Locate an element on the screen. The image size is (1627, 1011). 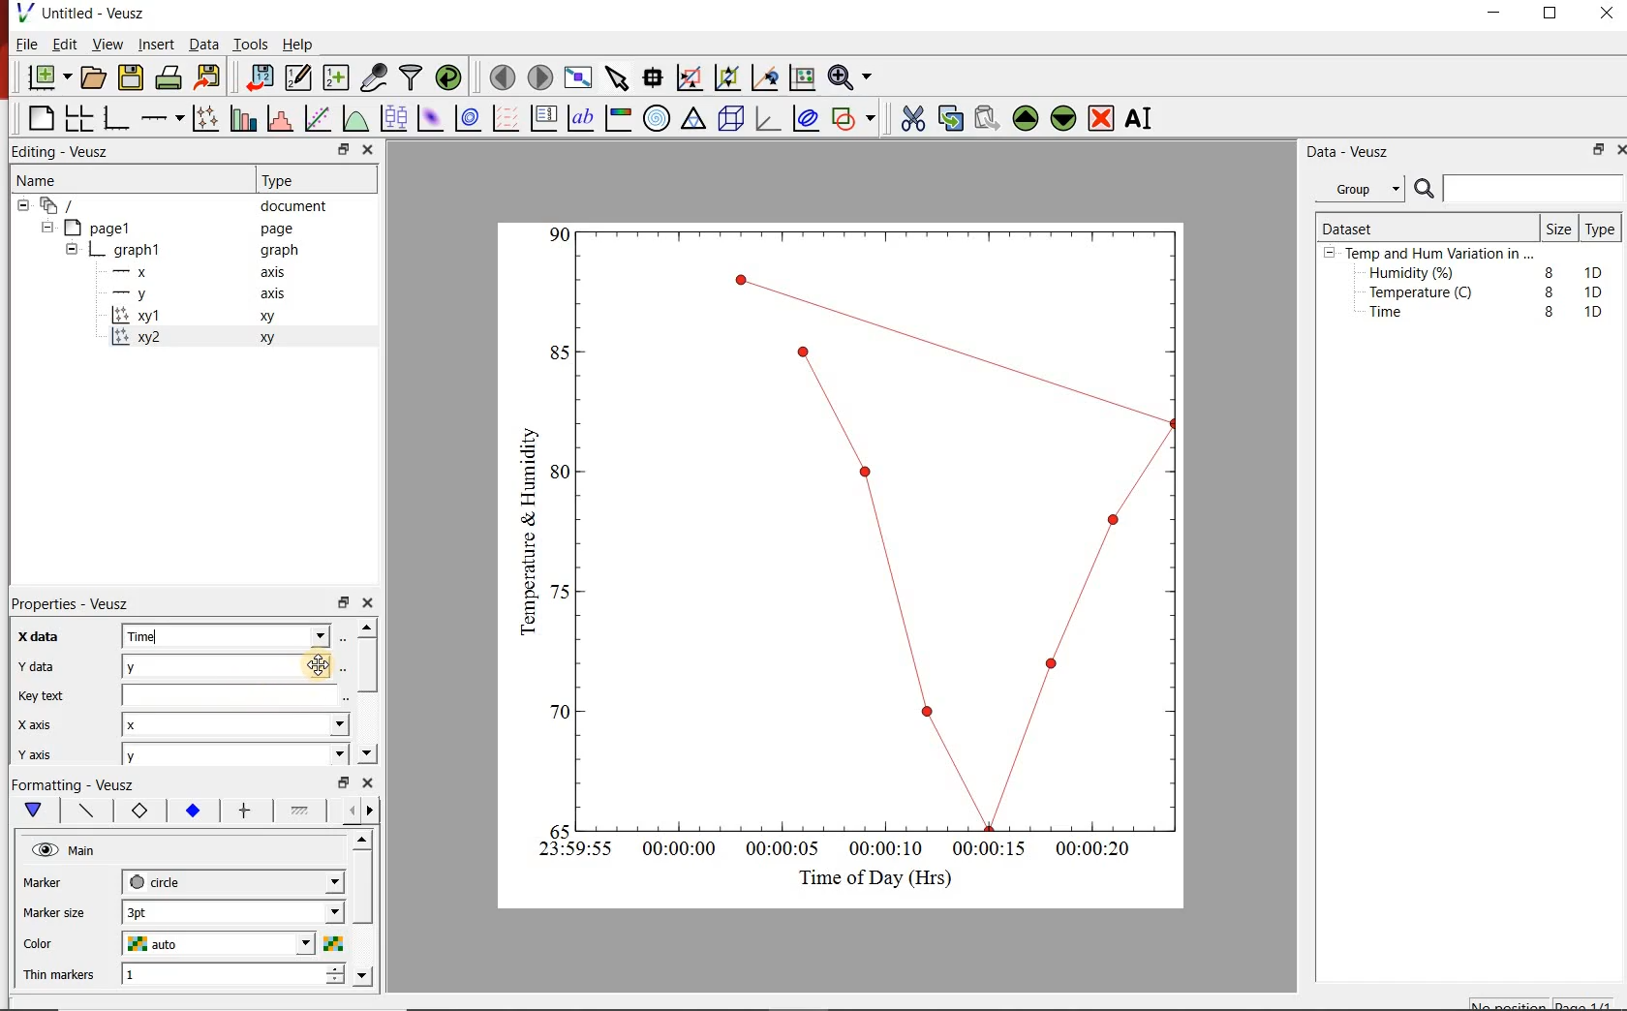
Marker is located at coordinates (57, 884).